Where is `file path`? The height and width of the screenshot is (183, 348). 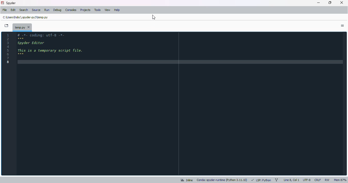 file path is located at coordinates (28, 17).